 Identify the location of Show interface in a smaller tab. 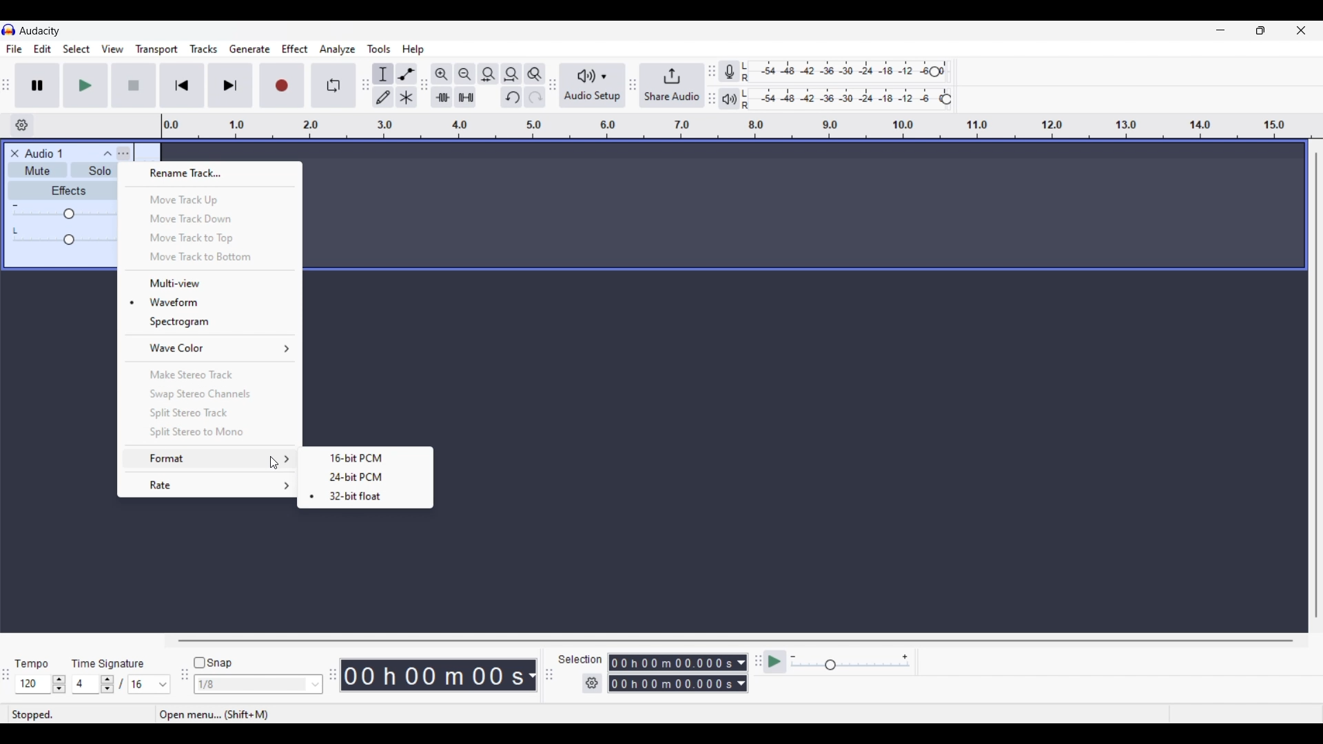
(1260, 30).